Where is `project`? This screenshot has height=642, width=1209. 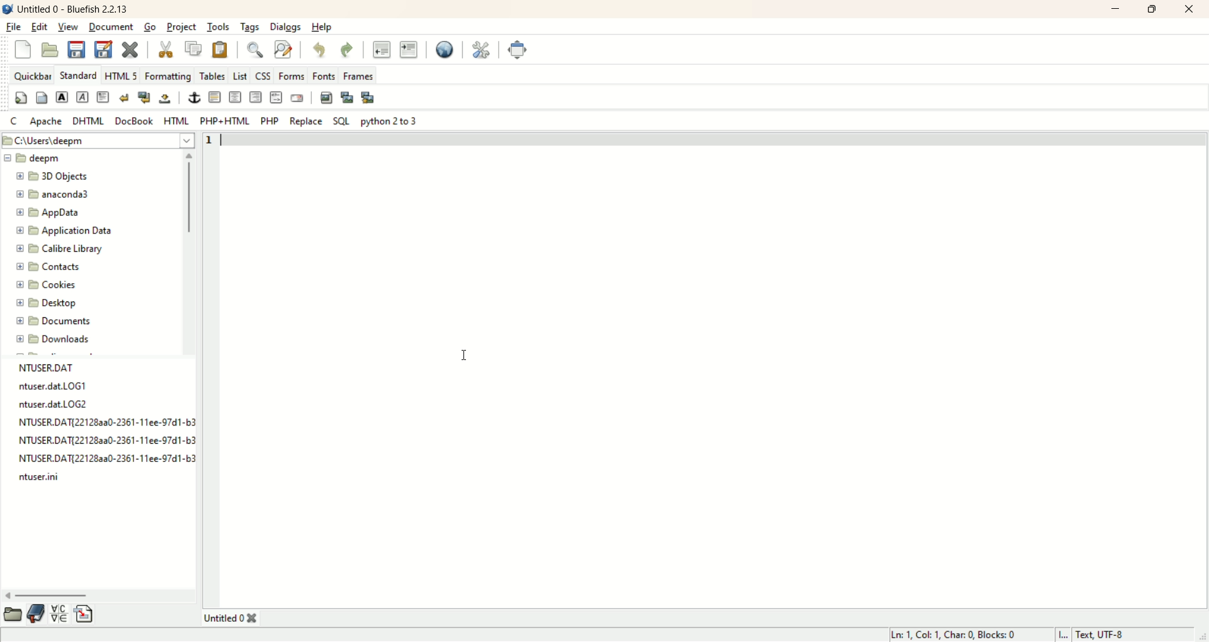
project is located at coordinates (180, 27).